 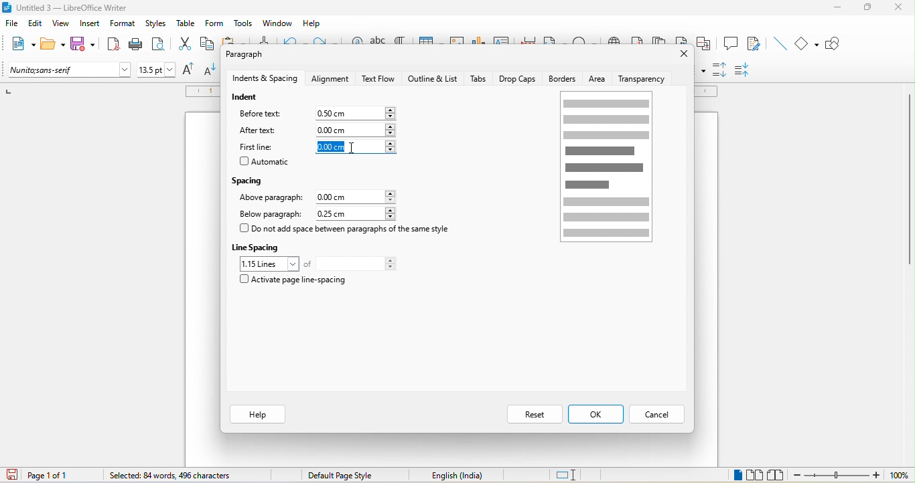 I want to click on multiple page view, so click(x=755, y=476).